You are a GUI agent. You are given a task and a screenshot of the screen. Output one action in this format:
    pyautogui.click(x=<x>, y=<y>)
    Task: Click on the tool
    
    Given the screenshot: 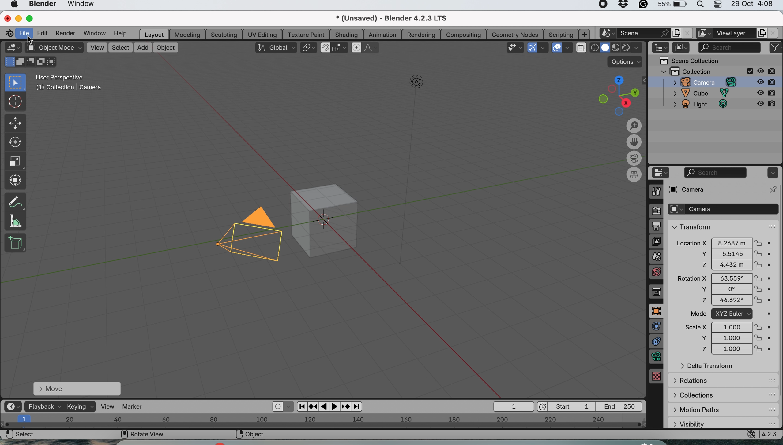 What is the action you would take?
    pyautogui.click(x=653, y=192)
    